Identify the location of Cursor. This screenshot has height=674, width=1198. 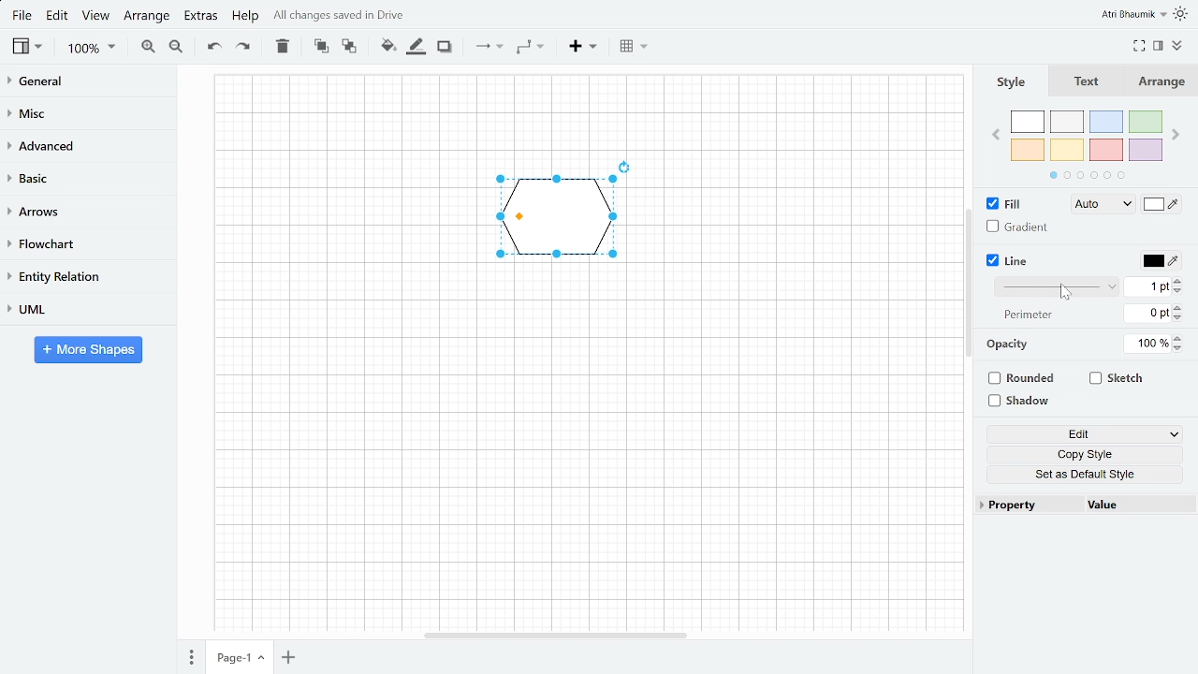
(1066, 292).